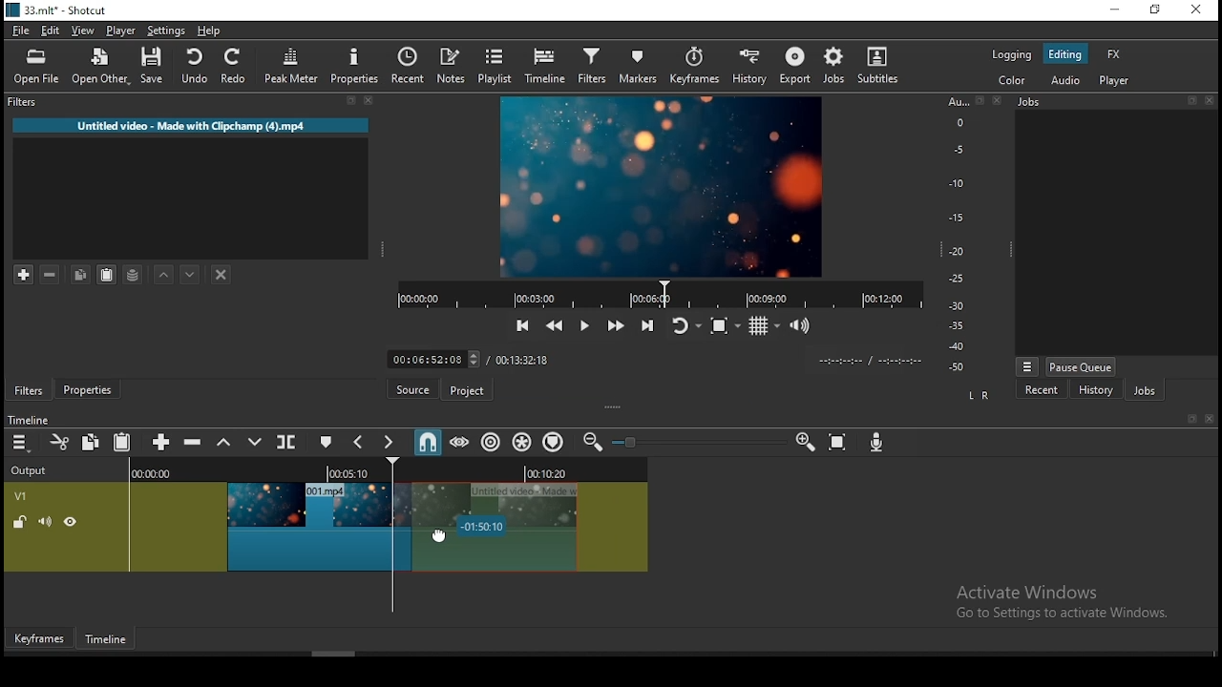  What do you see at coordinates (648, 326) in the screenshot?
I see `skip to next point` at bounding box center [648, 326].